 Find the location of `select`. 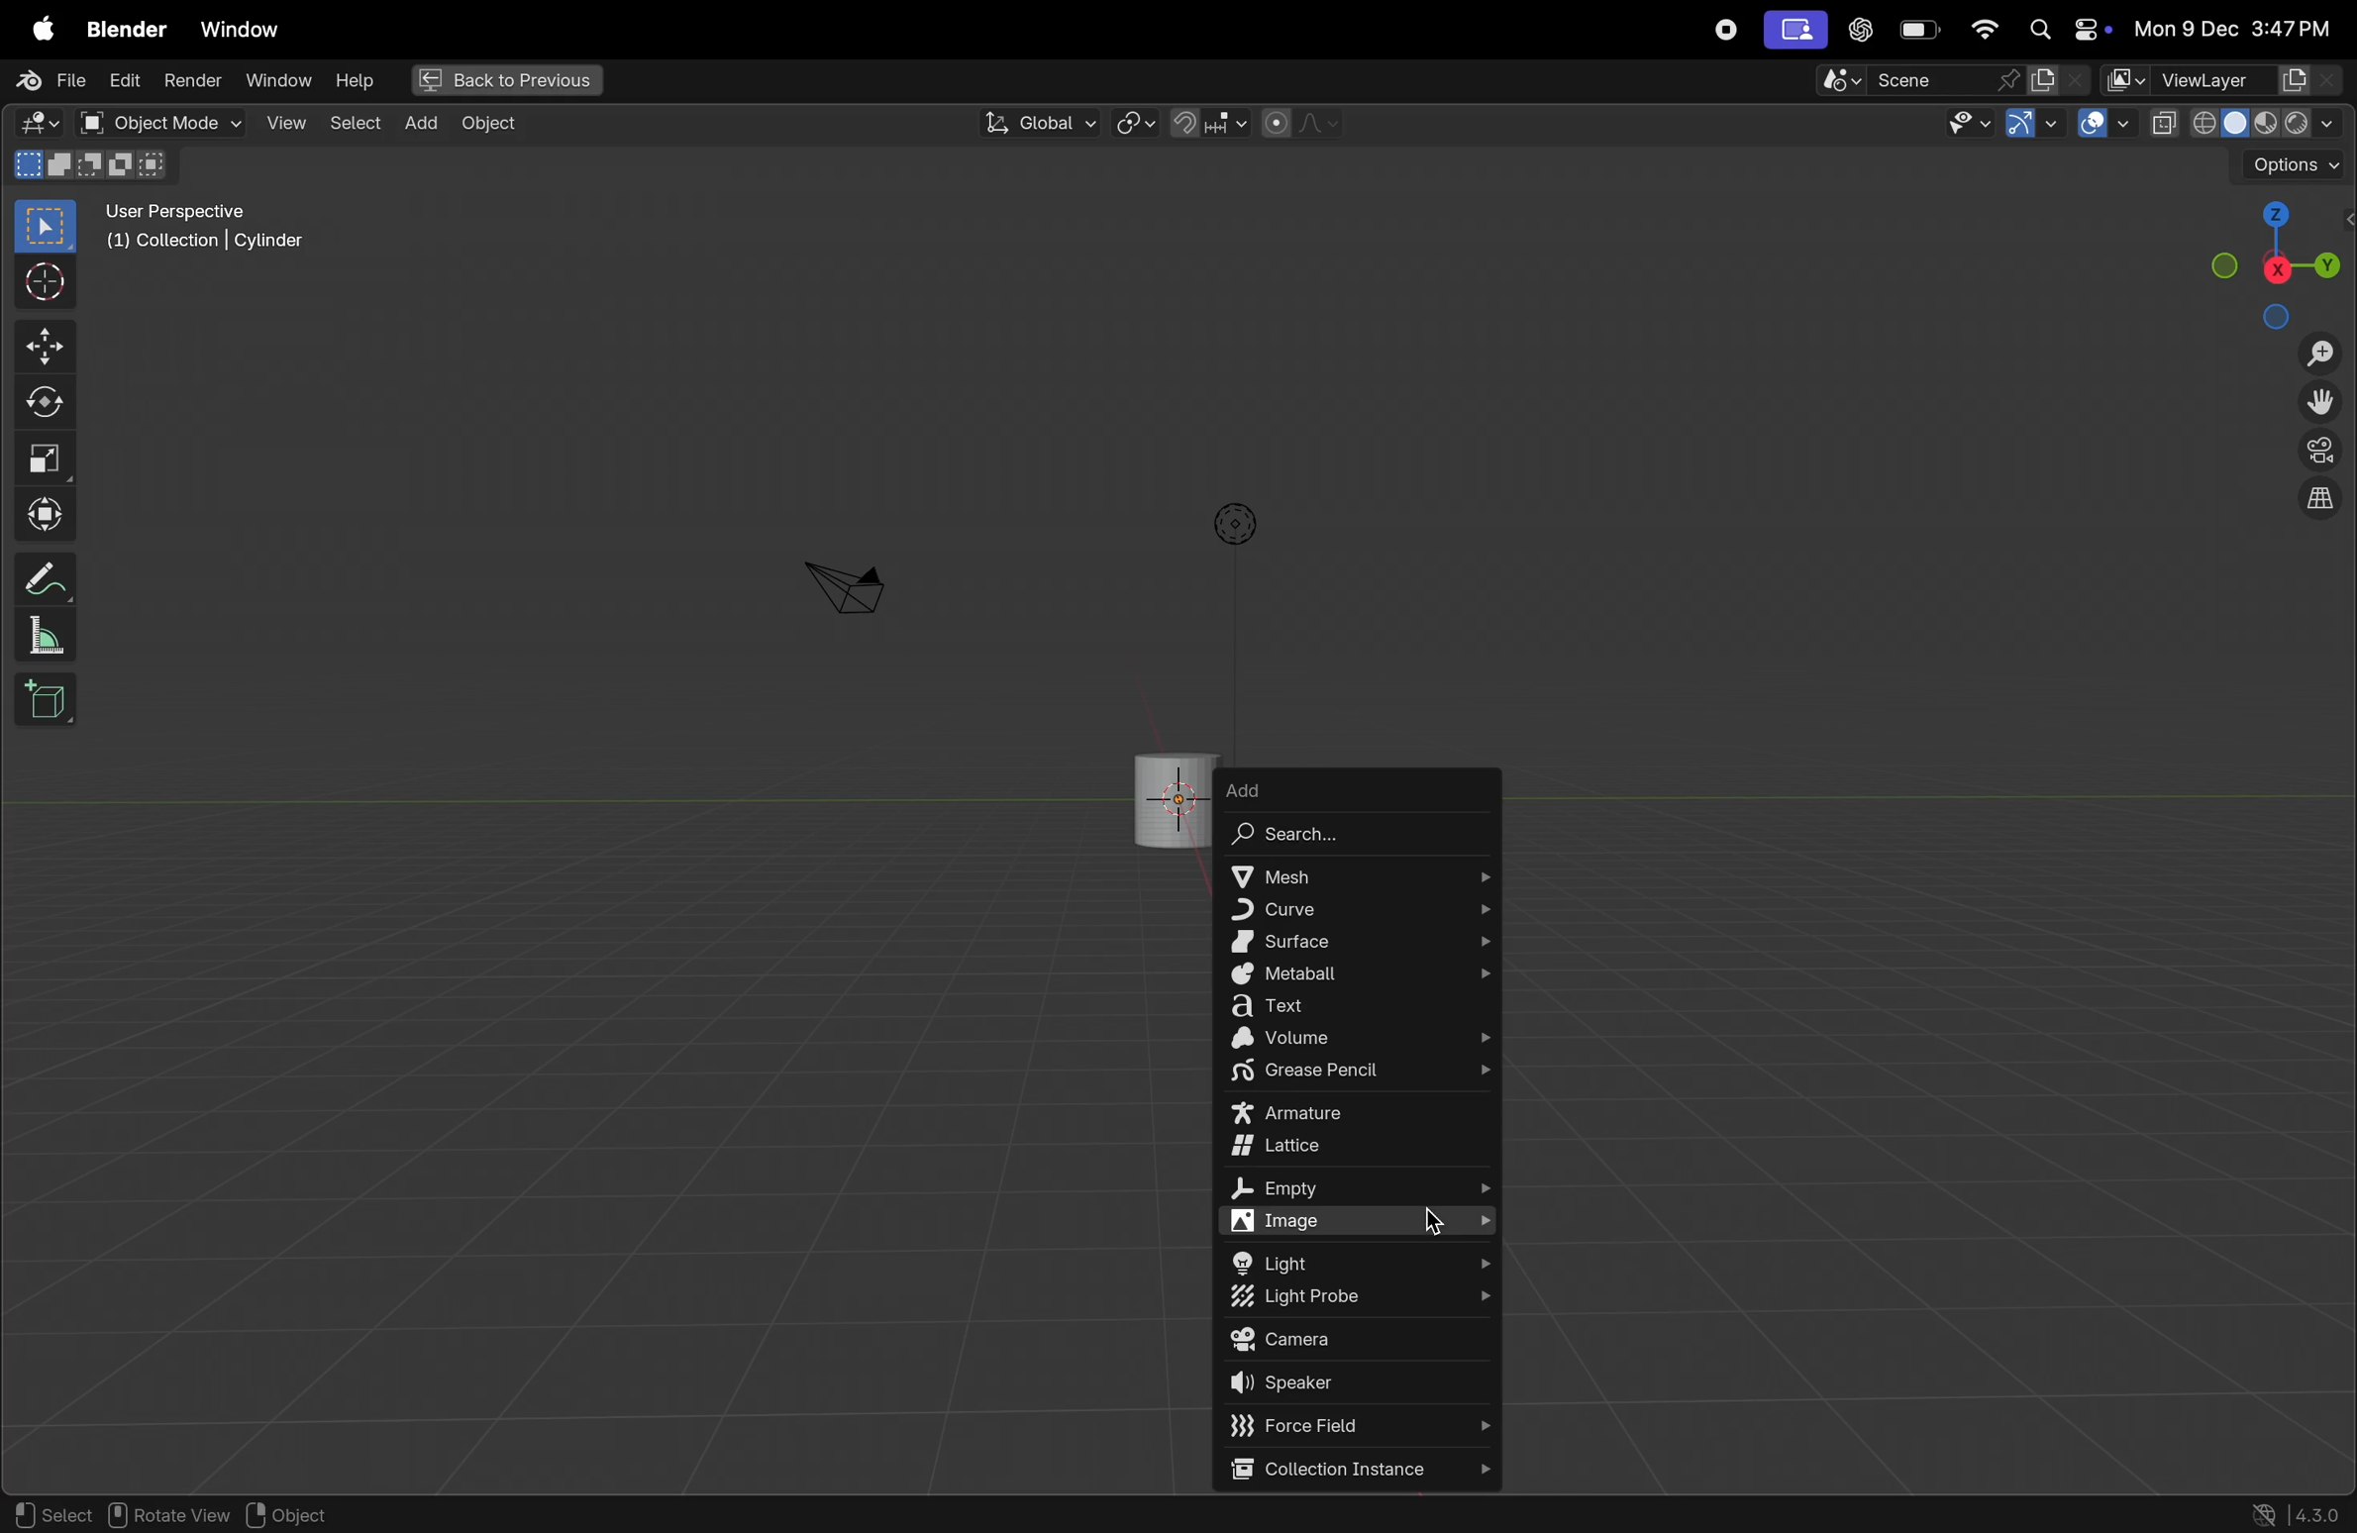

select is located at coordinates (355, 124).